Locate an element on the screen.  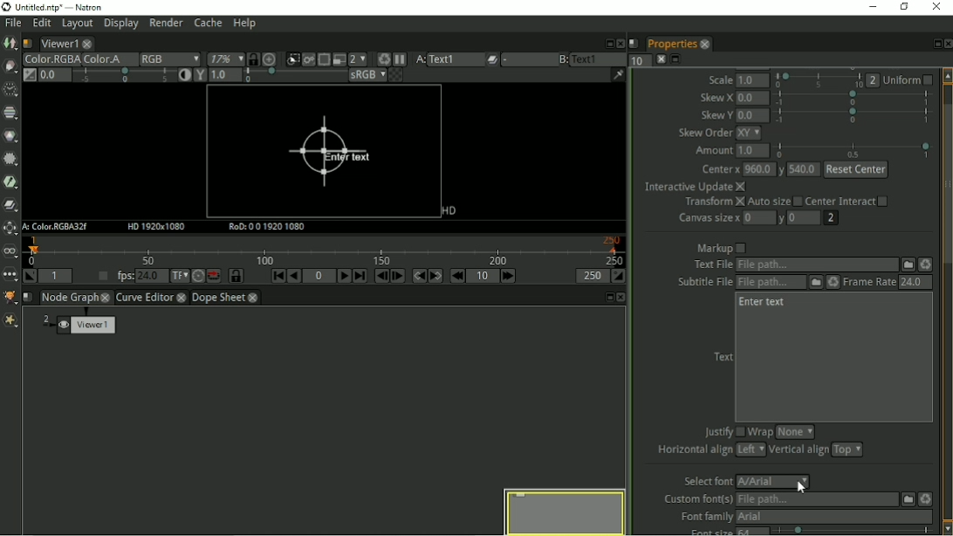
Draw is located at coordinates (10, 65).